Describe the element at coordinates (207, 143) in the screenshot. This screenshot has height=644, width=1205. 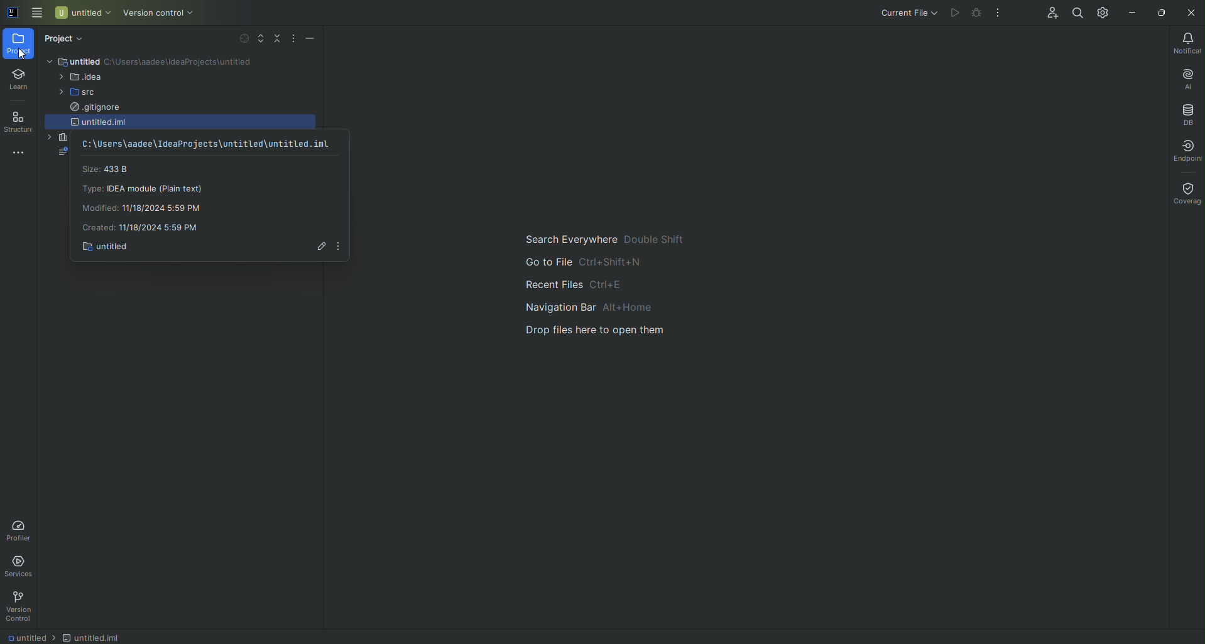
I see `File Path` at that location.